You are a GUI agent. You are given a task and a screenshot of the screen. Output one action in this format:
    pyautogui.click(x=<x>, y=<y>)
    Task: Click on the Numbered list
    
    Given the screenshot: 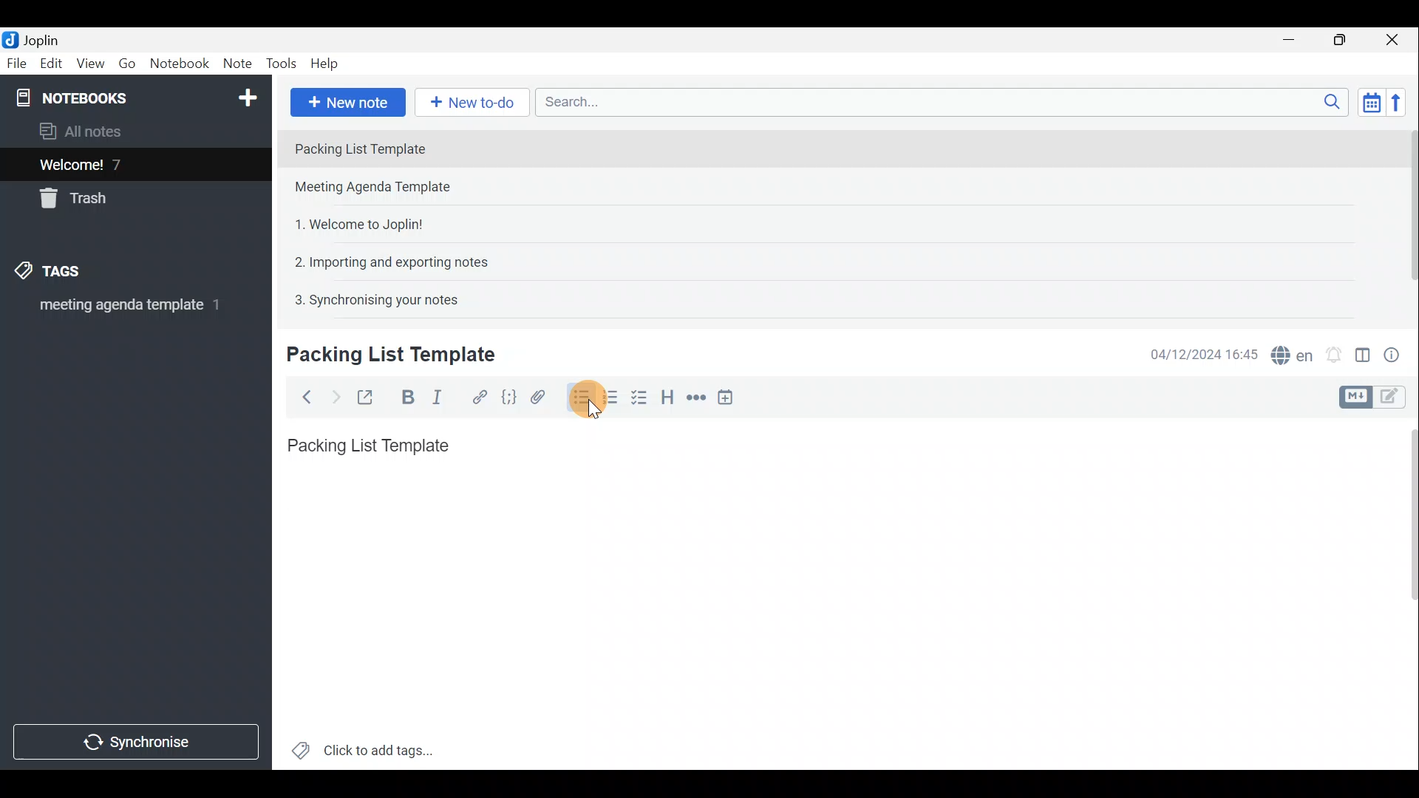 What is the action you would take?
    pyautogui.click(x=614, y=401)
    